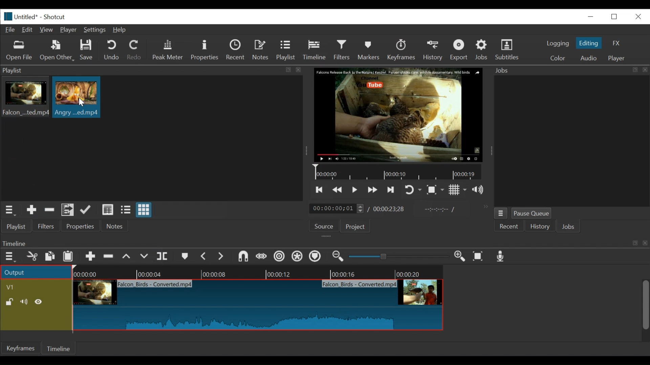 This screenshot has height=365, width=650. Describe the element at coordinates (21, 348) in the screenshot. I see `Keyframes` at that location.